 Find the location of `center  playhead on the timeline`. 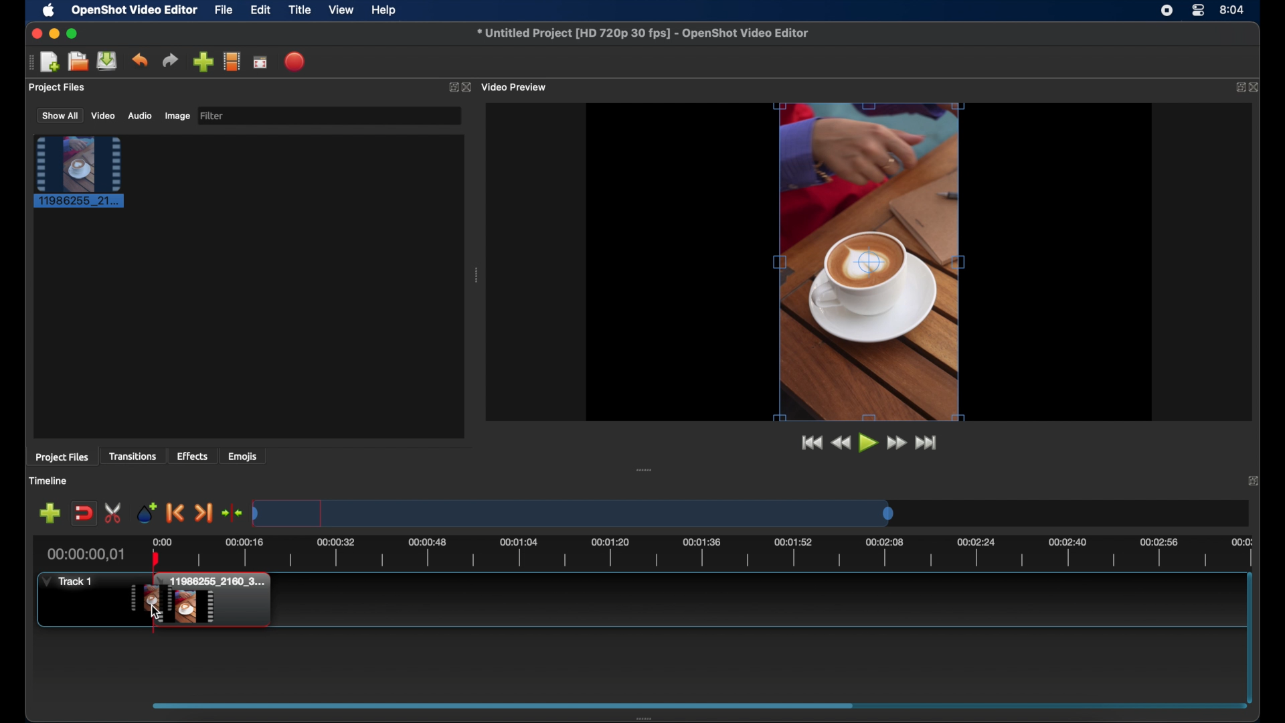

center  playhead on the timeline is located at coordinates (232, 511).